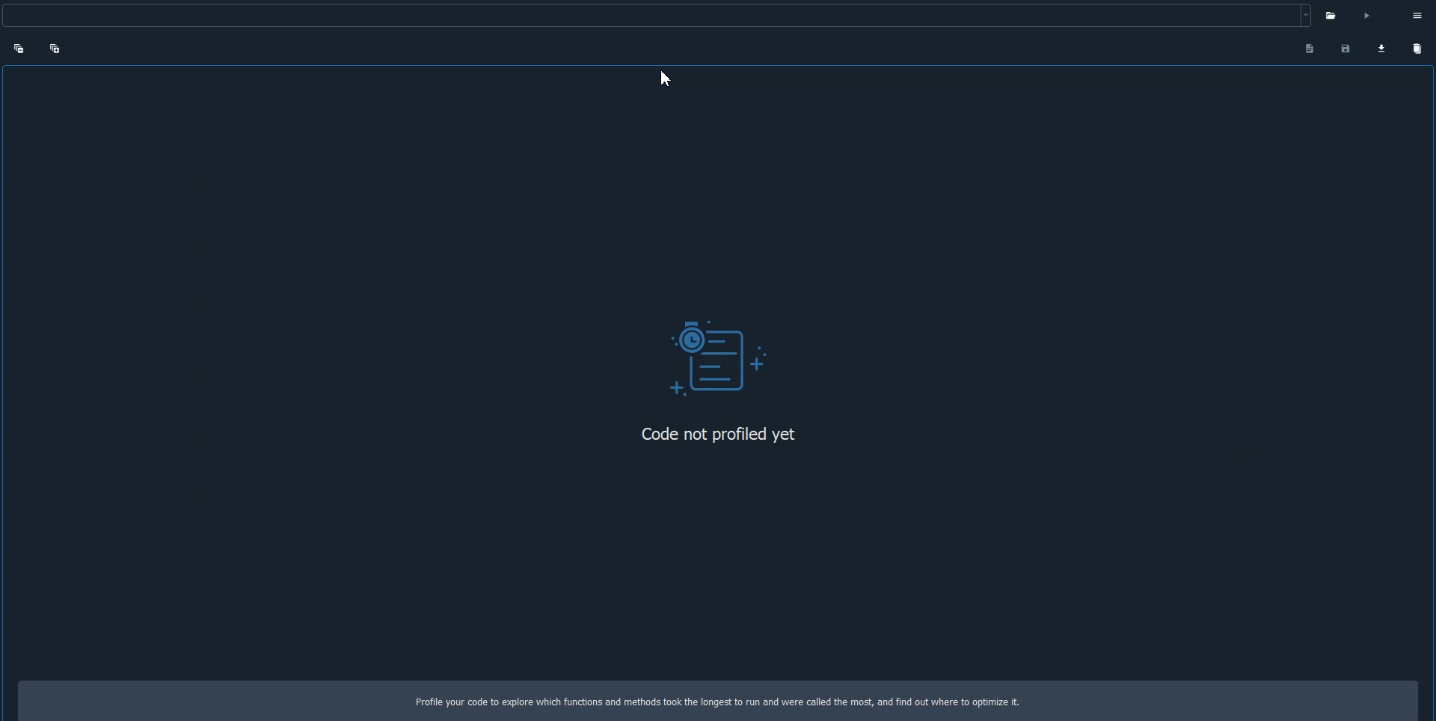 This screenshot has height=721, width=1436. I want to click on Option, so click(1408, 13).